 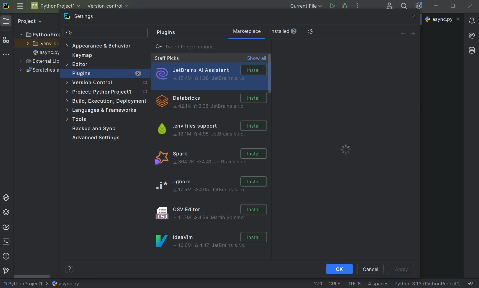 I want to click on IdeaVim, so click(x=211, y=243).